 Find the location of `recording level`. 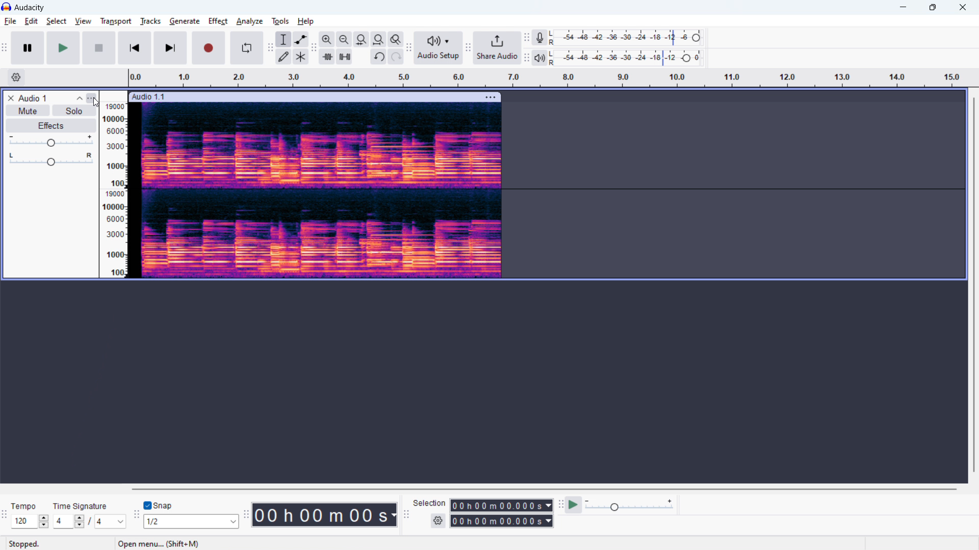

recording level is located at coordinates (629, 38).